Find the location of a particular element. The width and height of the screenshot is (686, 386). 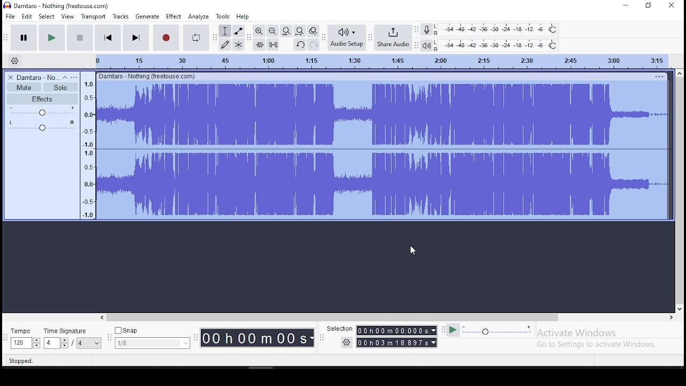

share audio is located at coordinates (393, 36).